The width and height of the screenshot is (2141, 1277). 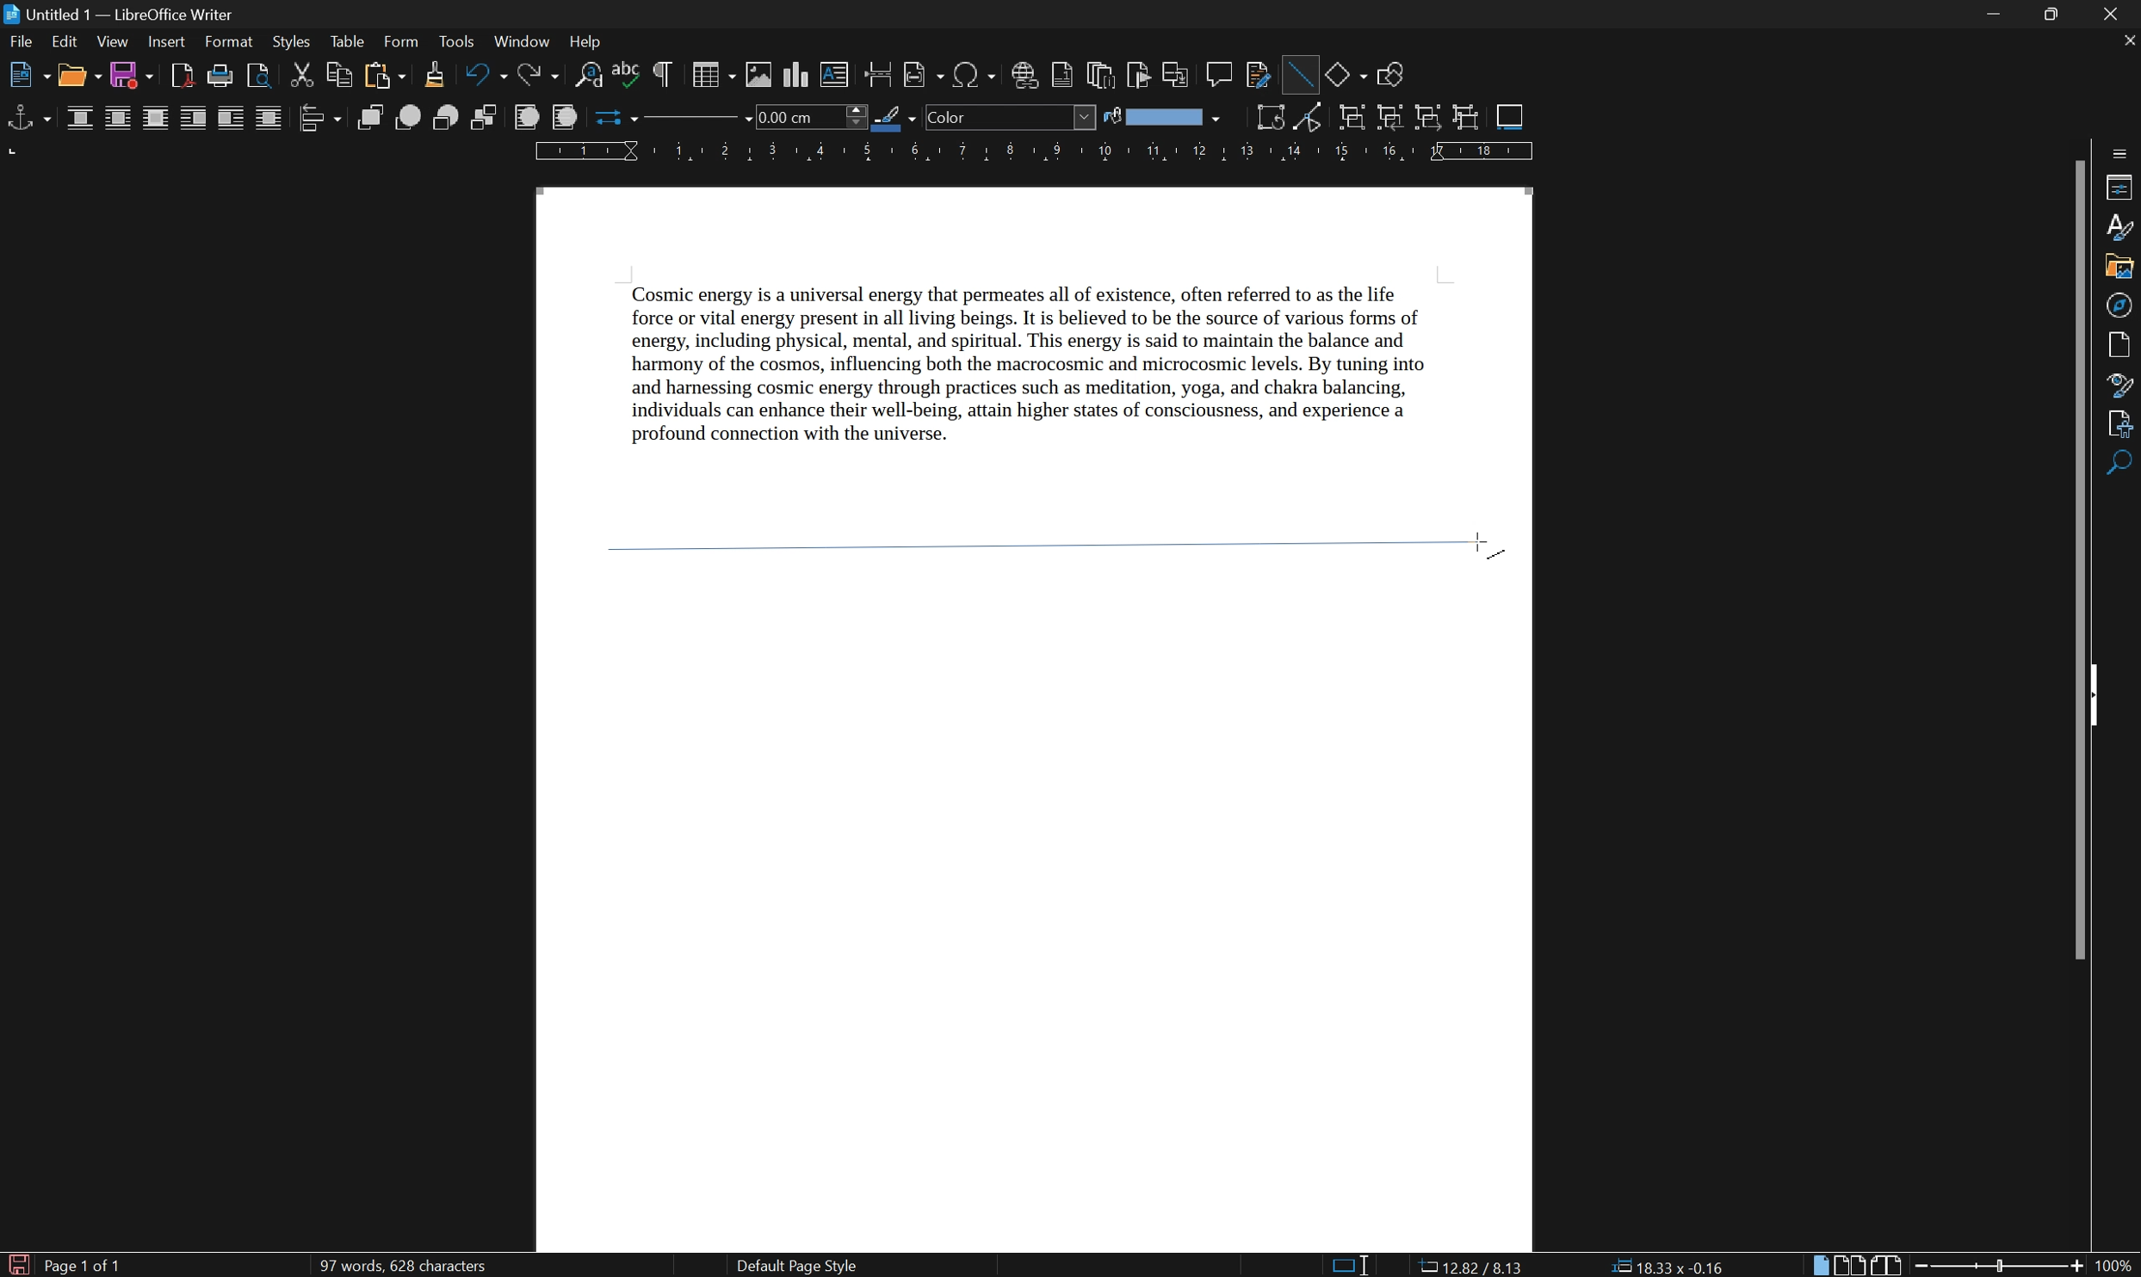 What do you see at coordinates (2122, 503) in the screenshot?
I see `find` at bounding box center [2122, 503].